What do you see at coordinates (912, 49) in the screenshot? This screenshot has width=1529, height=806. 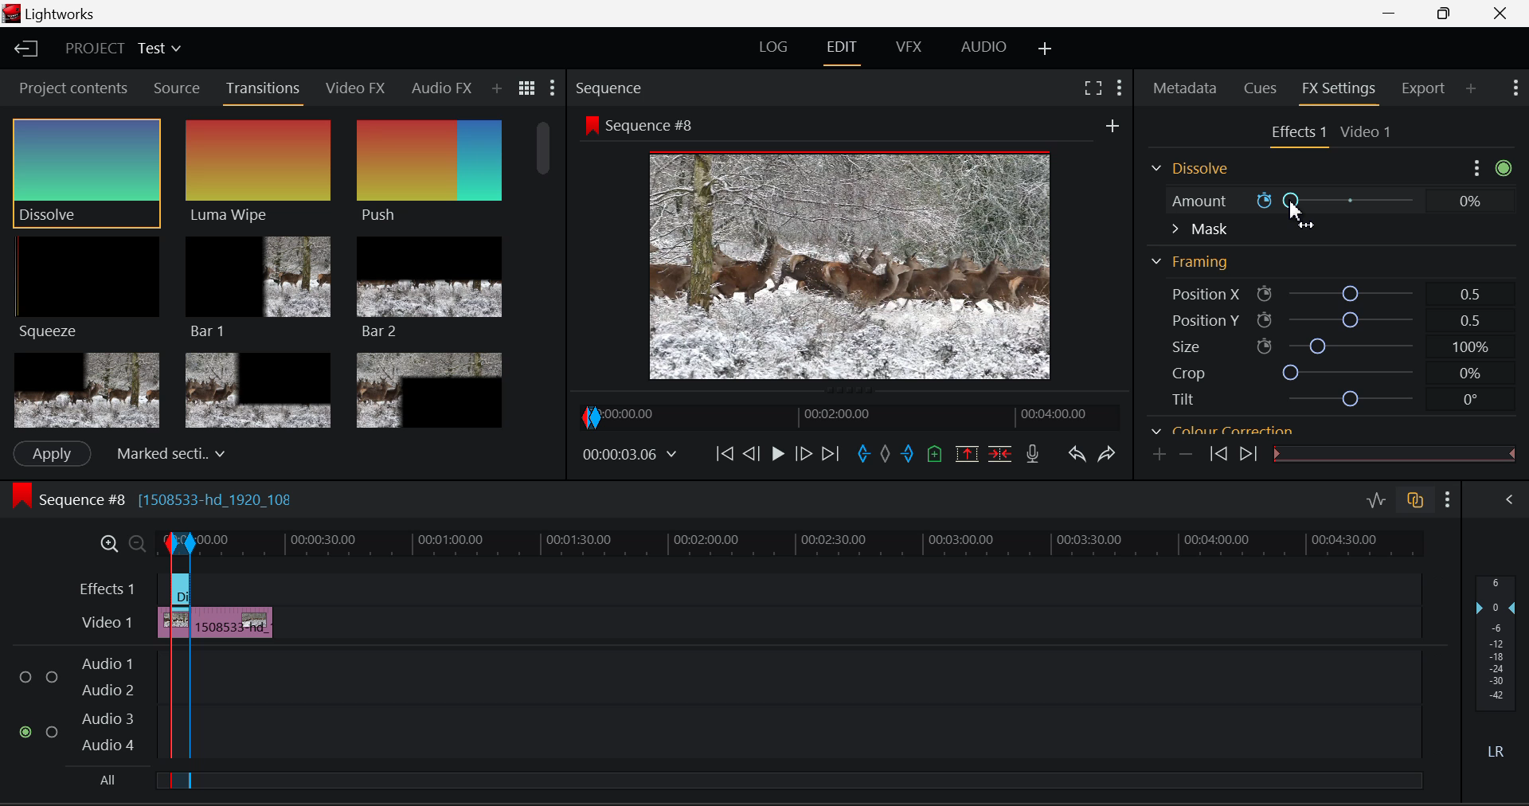 I see `VFX Layout` at bounding box center [912, 49].